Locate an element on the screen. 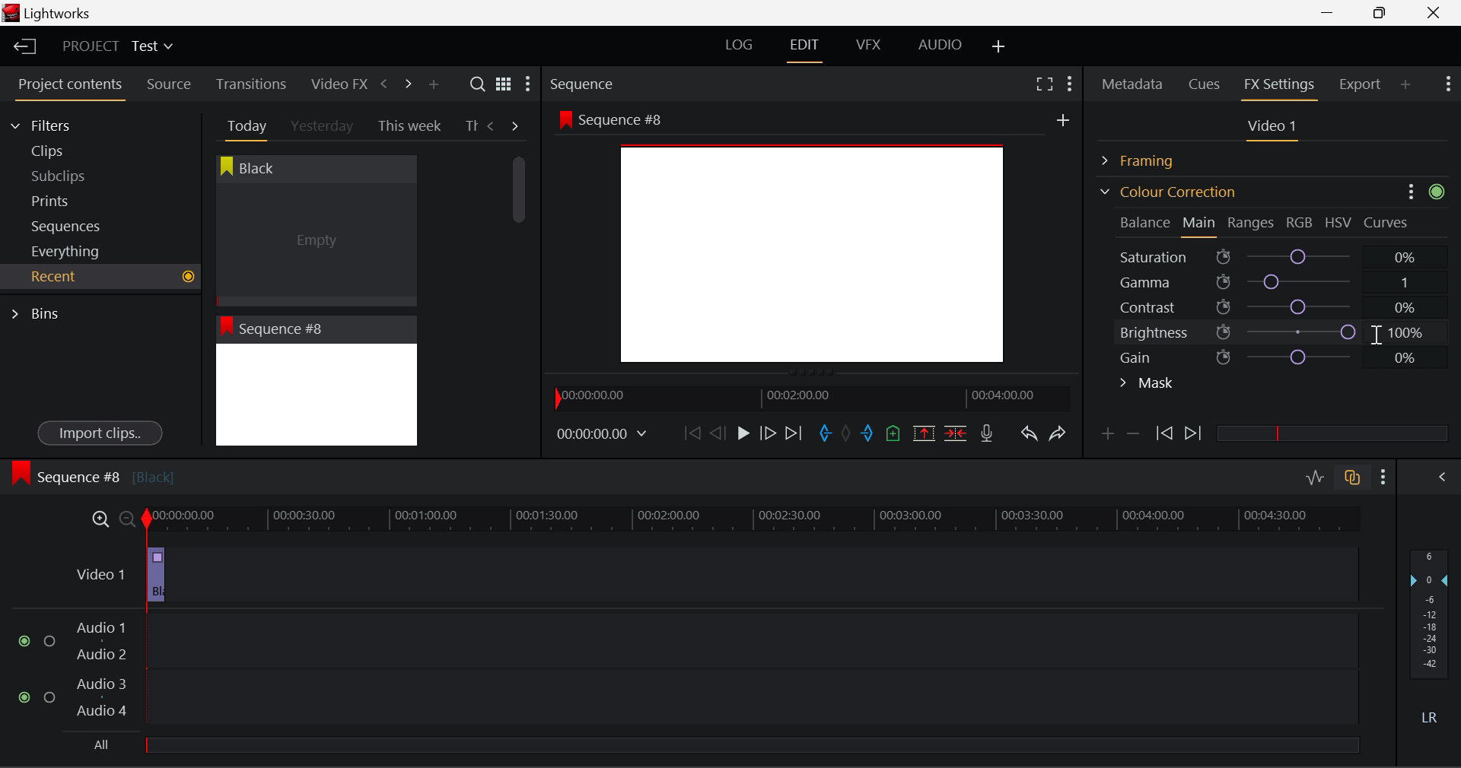 This screenshot has height=768, width=1461. Ranges is located at coordinates (1251, 224).